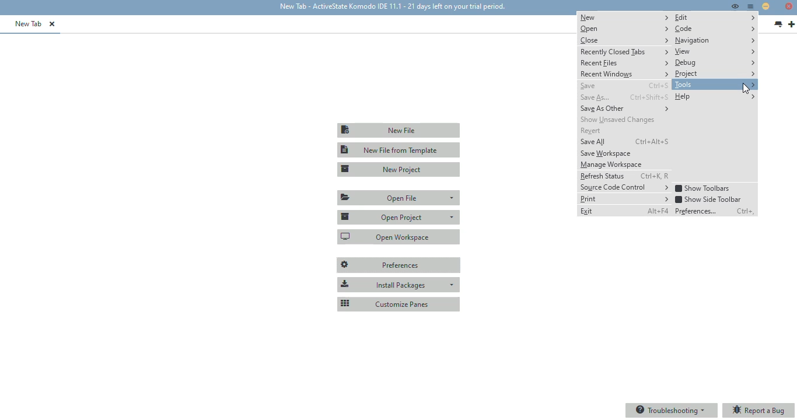 The width and height of the screenshot is (797, 420). What do you see at coordinates (399, 265) in the screenshot?
I see `preferences` at bounding box center [399, 265].